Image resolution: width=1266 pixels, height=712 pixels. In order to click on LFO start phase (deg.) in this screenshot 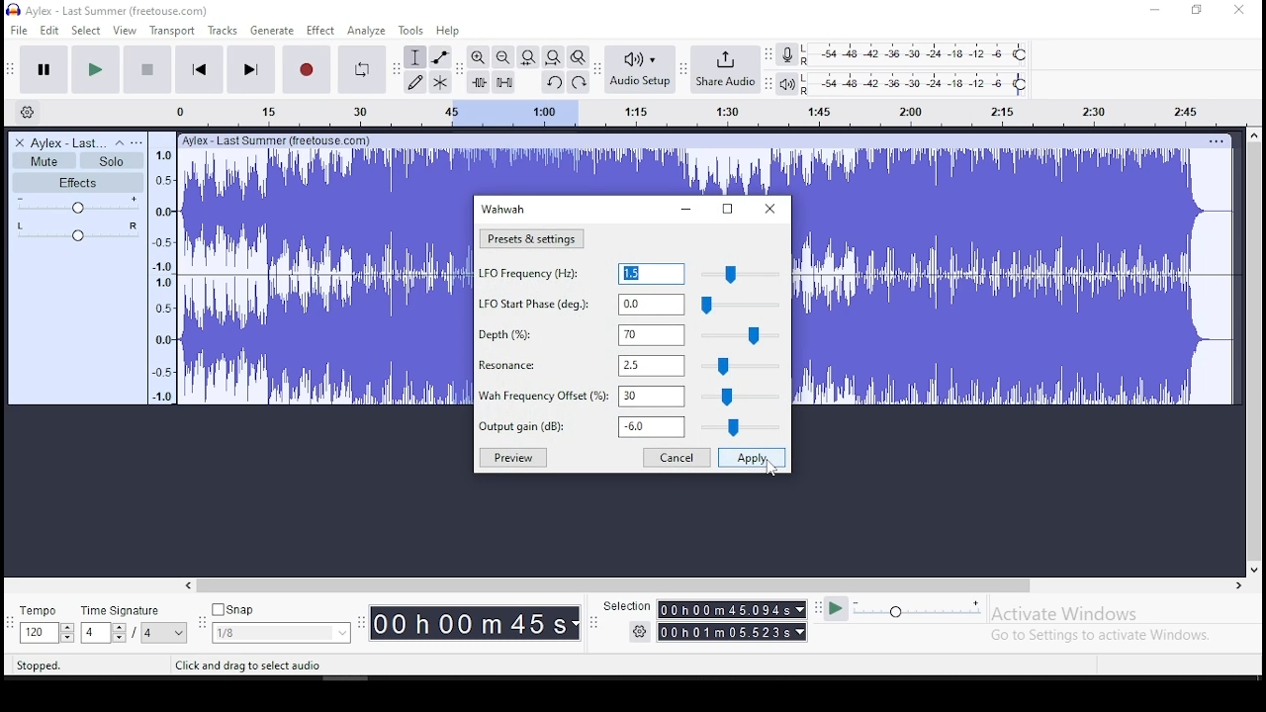, I will do `click(581, 304)`.